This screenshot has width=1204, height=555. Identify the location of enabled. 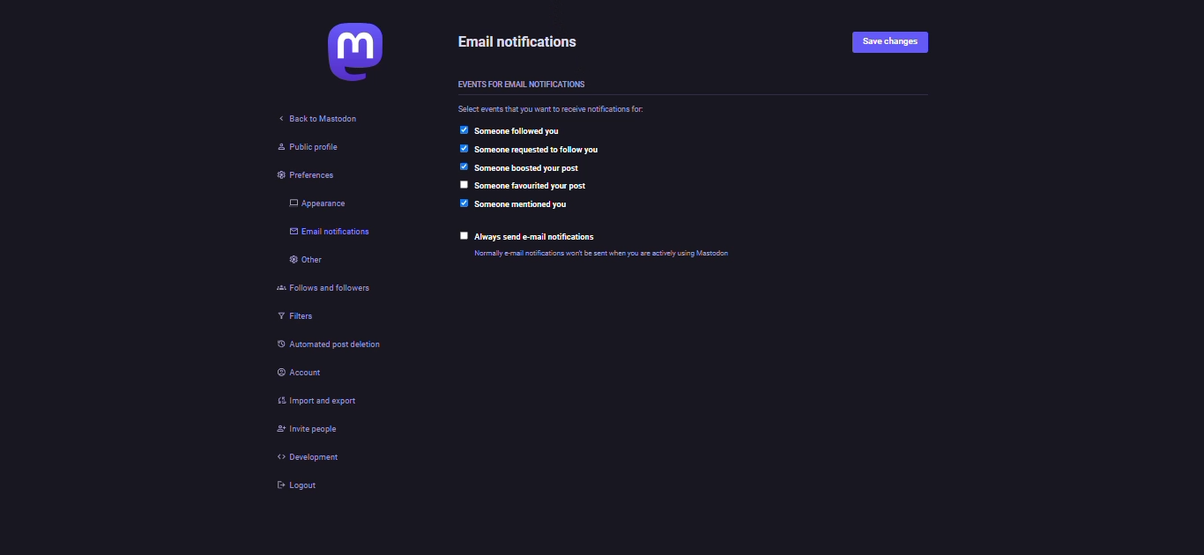
(464, 166).